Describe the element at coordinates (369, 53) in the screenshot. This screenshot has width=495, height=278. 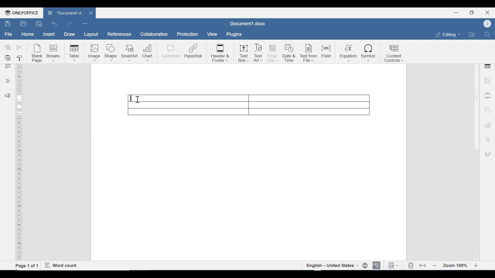
I see `Symbol` at that location.